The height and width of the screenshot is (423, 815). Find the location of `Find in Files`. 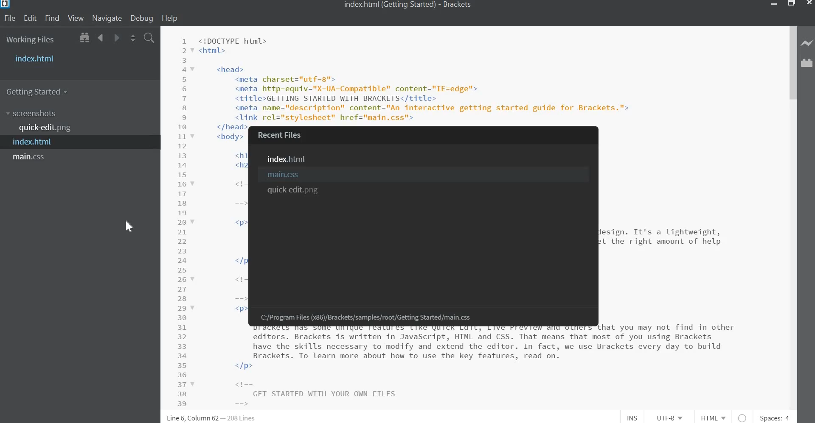

Find in Files is located at coordinates (149, 39).